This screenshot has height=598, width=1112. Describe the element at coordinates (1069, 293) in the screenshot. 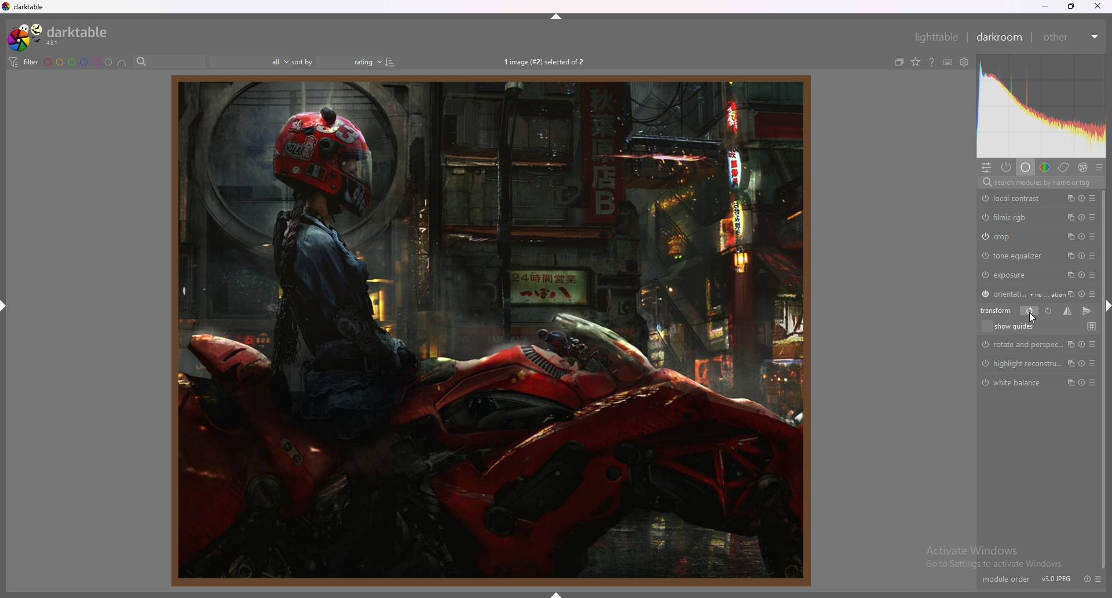

I see `multiple instances action` at that location.